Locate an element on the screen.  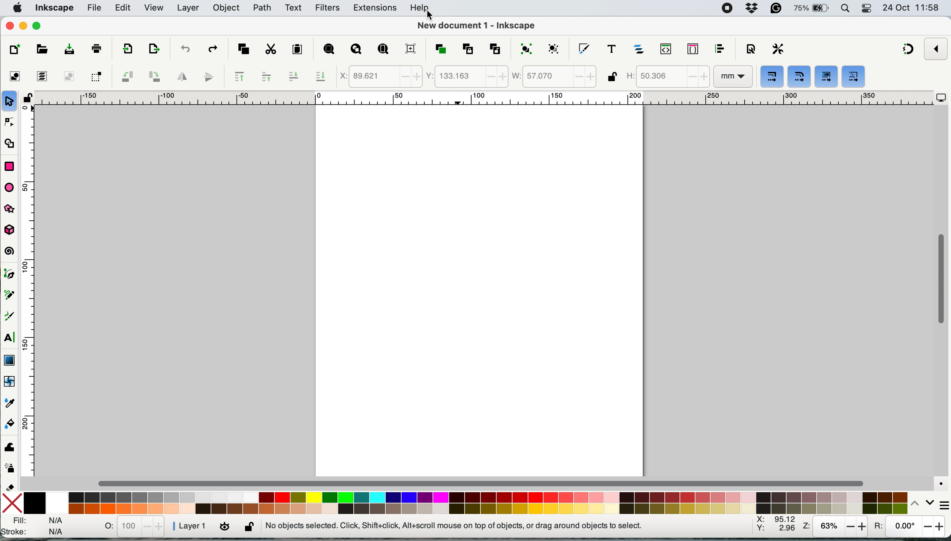
tweak tool is located at coordinates (10, 445).